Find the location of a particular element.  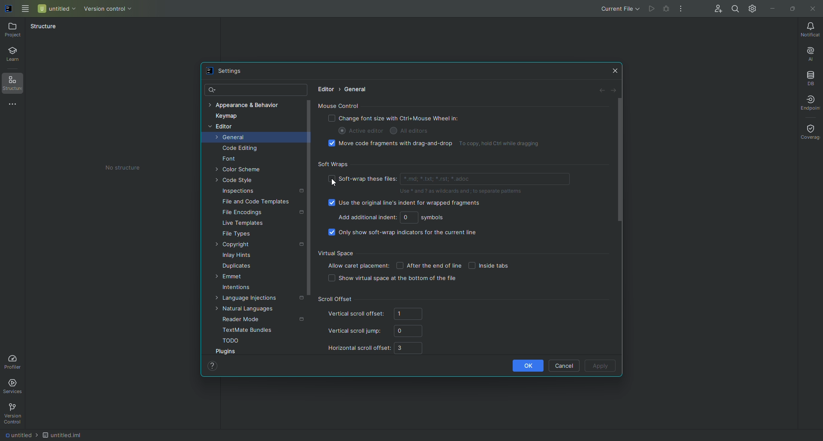

TextMate bundles is located at coordinates (249, 330).